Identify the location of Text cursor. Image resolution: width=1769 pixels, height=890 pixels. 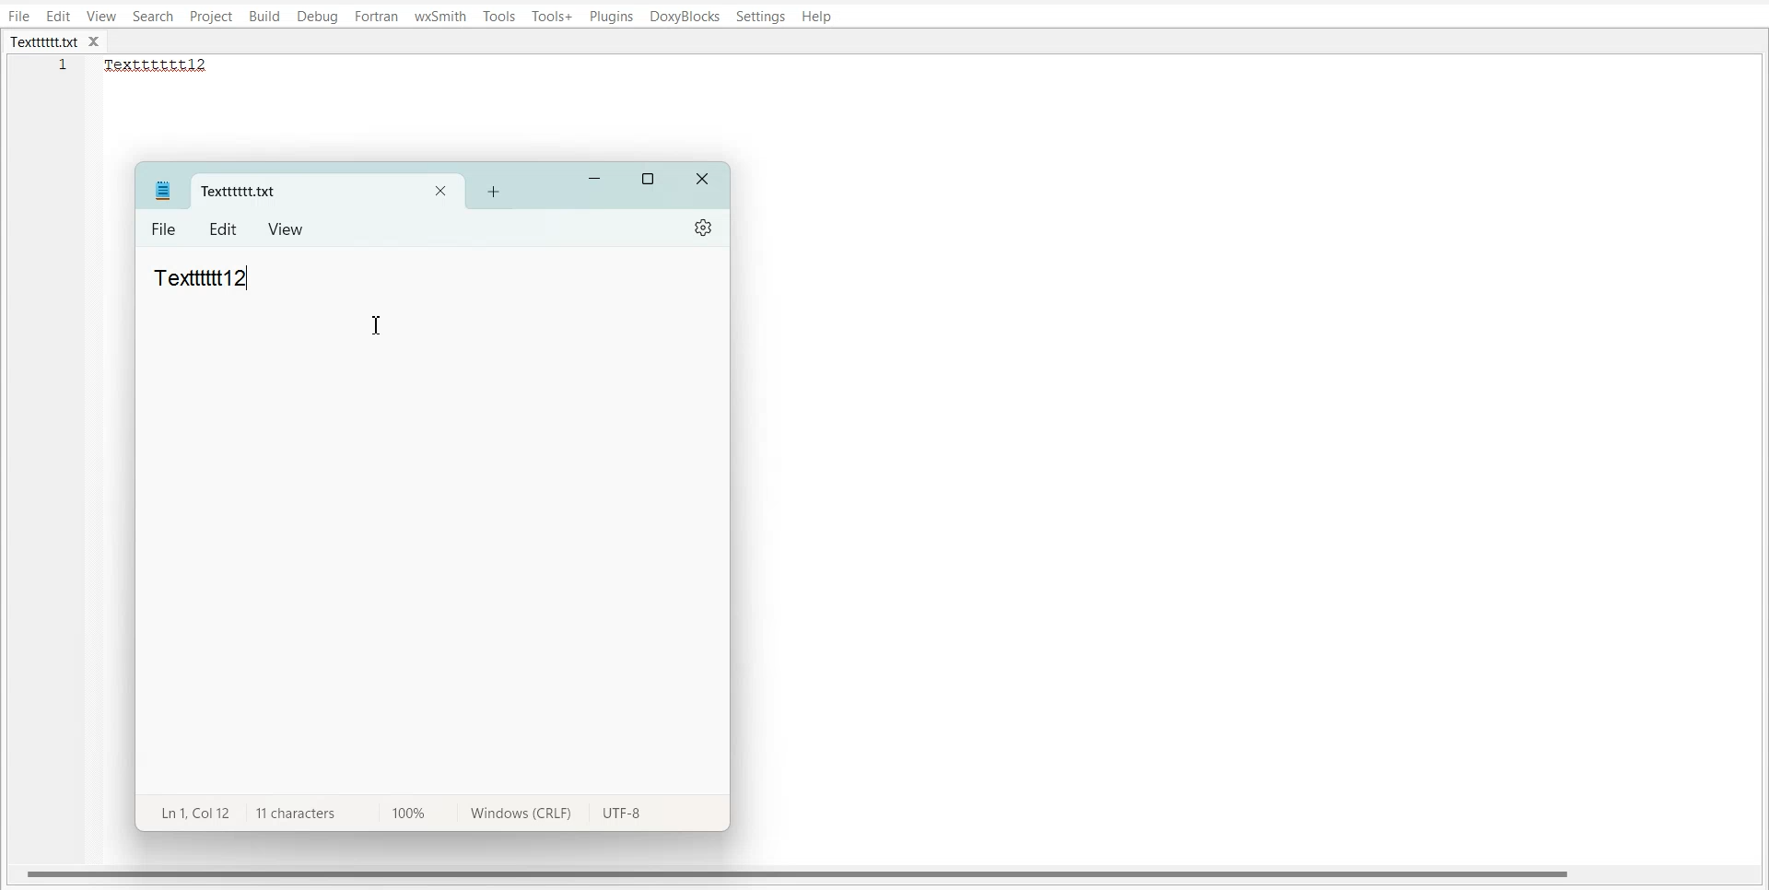
(379, 324).